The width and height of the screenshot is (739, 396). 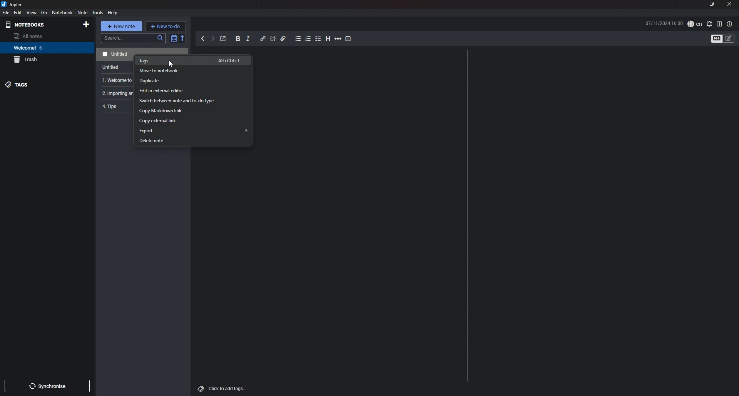 What do you see at coordinates (32, 13) in the screenshot?
I see `view` at bounding box center [32, 13].